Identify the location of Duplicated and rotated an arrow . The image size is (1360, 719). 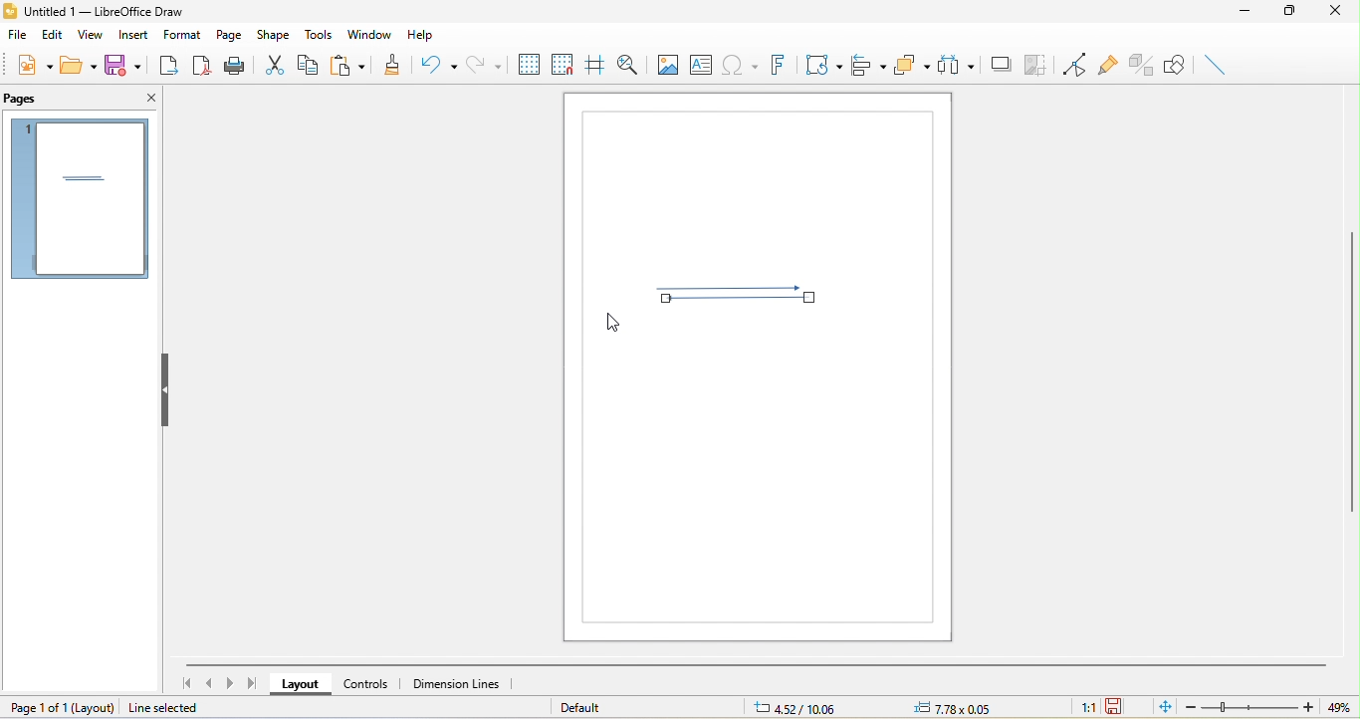
(735, 294).